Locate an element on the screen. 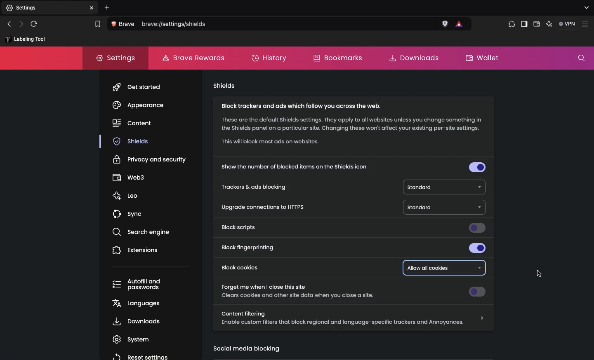 The width and height of the screenshot is (594, 360). Standard is located at coordinates (443, 207).